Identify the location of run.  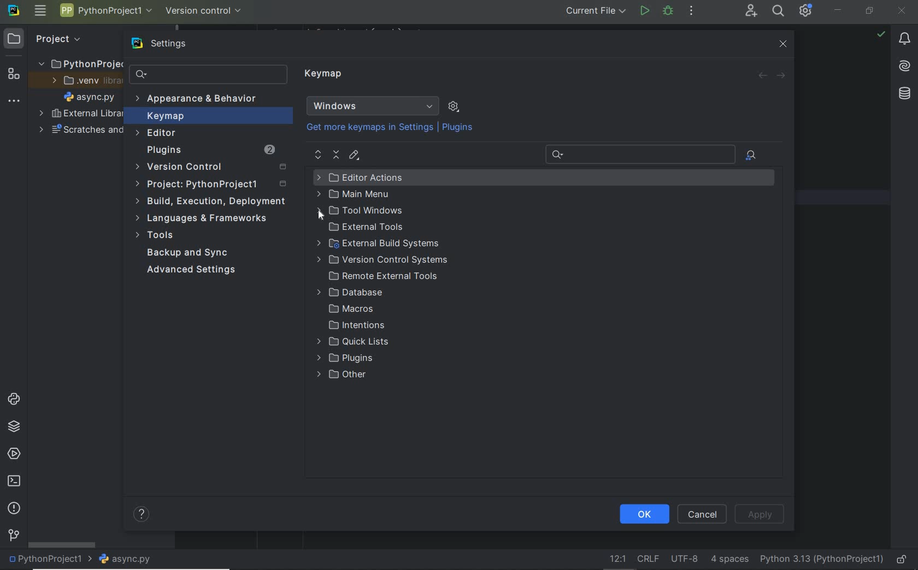
(644, 12).